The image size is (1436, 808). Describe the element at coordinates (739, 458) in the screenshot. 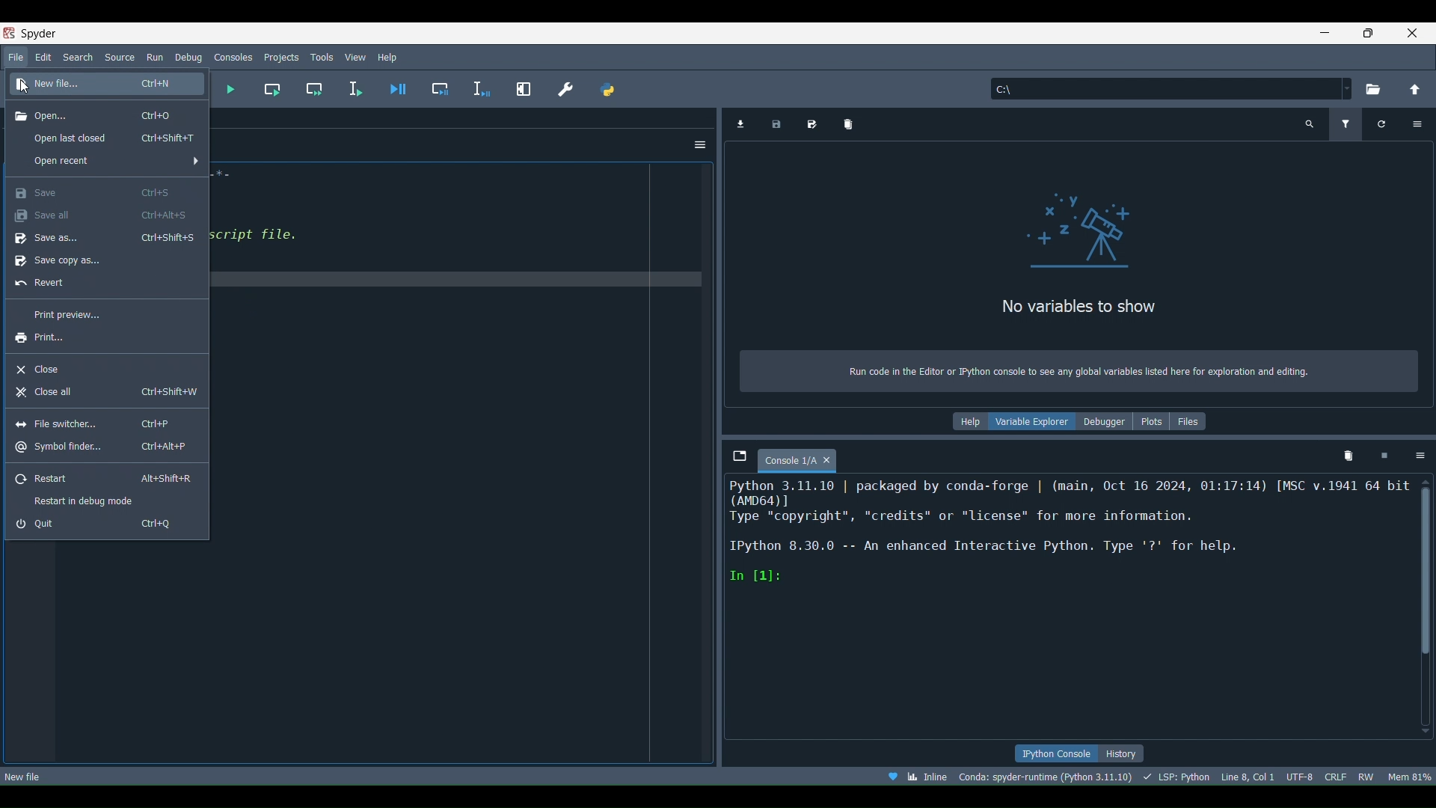

I see `Browse tabs` at that location.